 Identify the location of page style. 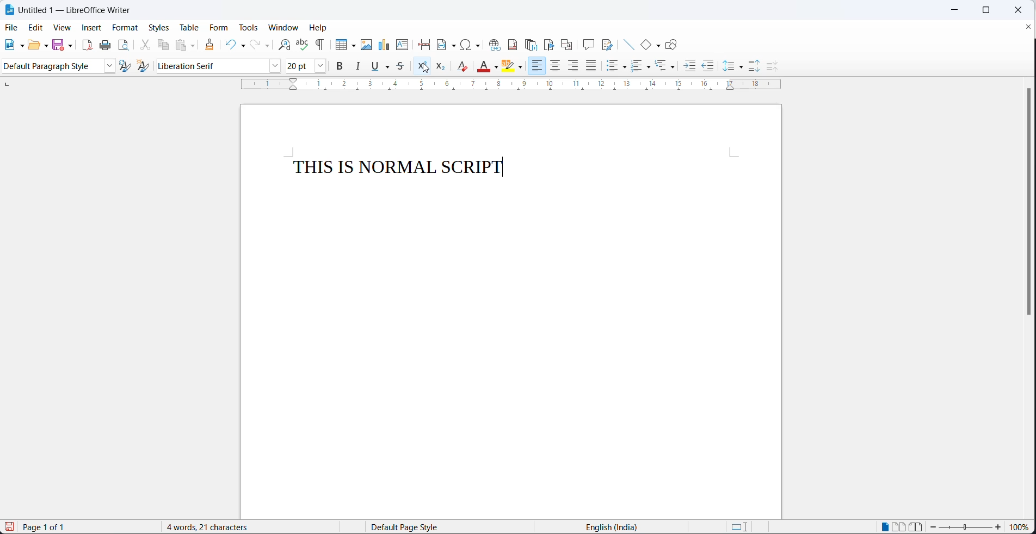
(445, 527).